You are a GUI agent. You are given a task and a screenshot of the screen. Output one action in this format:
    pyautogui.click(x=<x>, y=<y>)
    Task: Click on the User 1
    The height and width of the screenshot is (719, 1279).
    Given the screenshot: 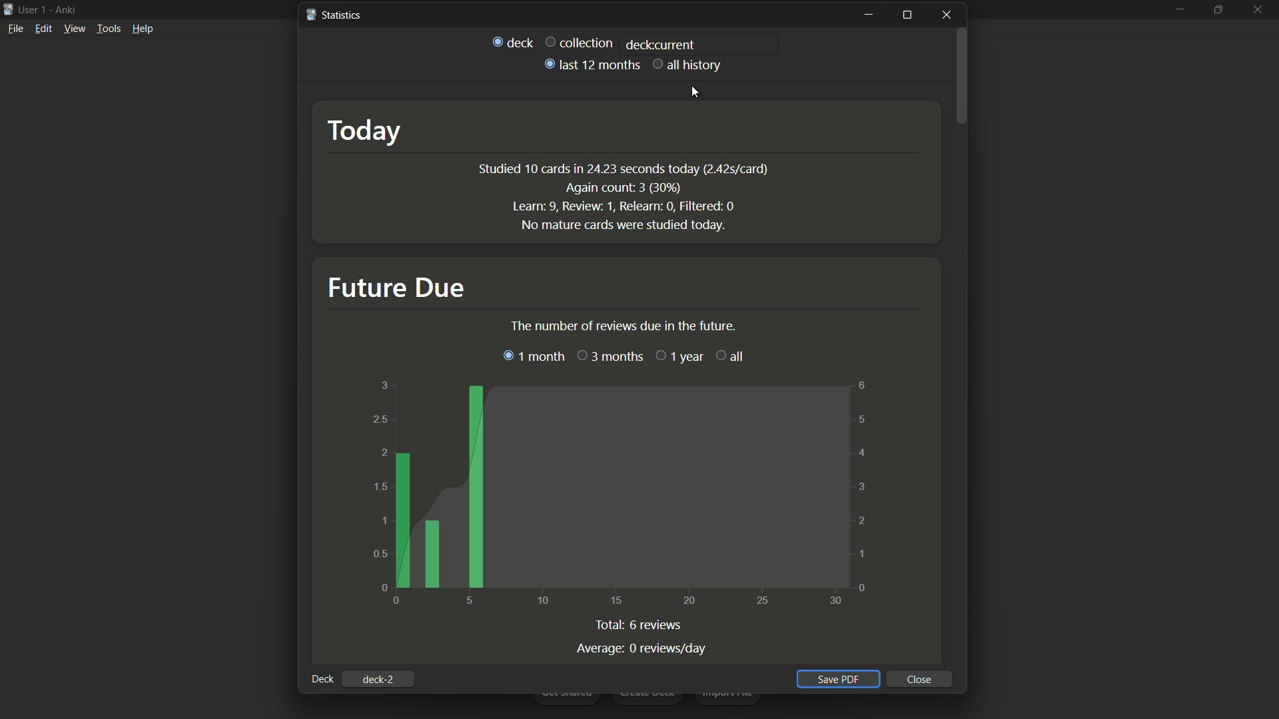 What is the action you would take?
    pyautogui.click(x=33, y=9)
    